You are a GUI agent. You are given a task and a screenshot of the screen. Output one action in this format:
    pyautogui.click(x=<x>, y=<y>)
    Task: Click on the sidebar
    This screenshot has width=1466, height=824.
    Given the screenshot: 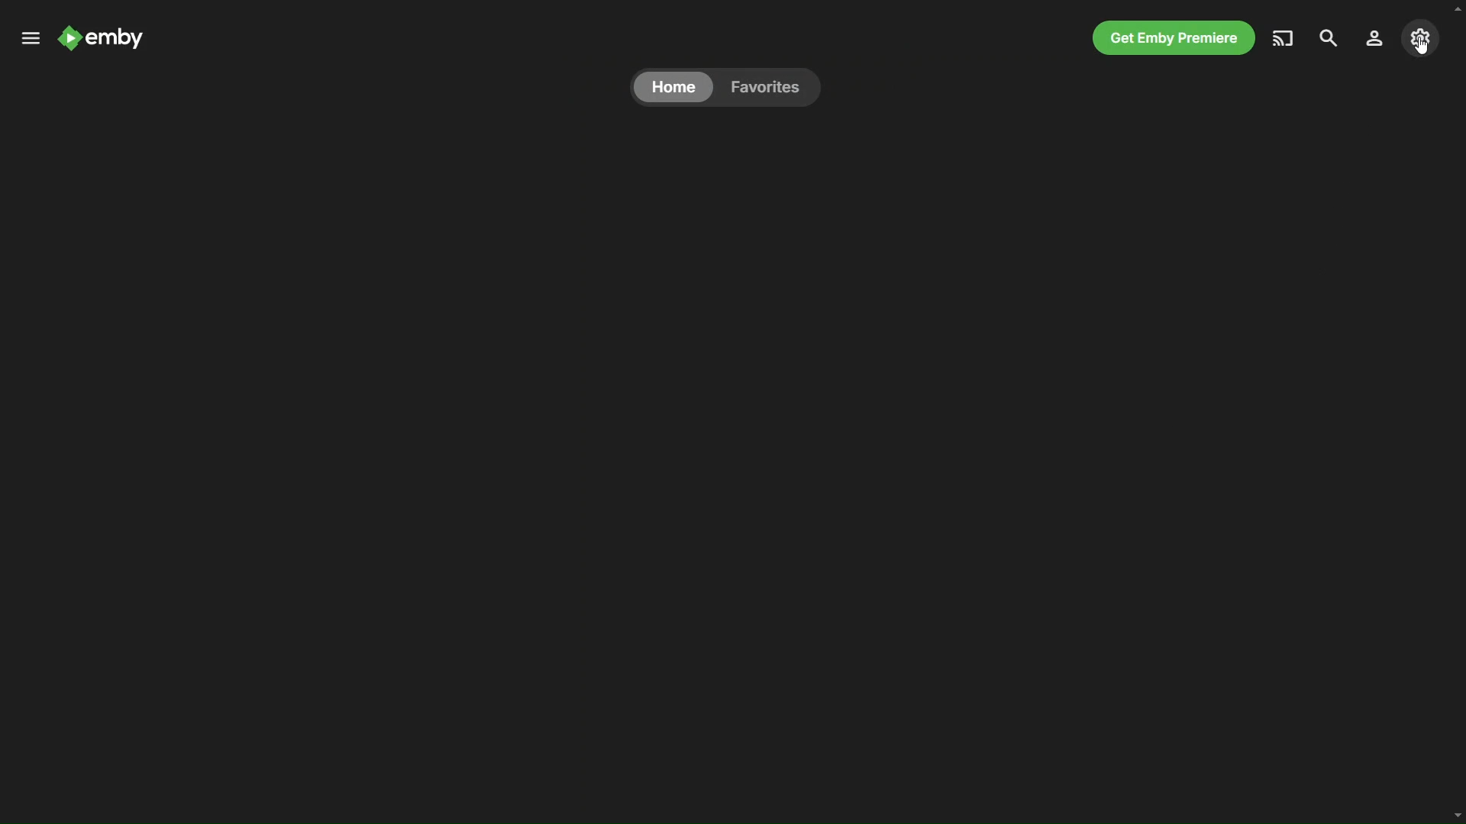 What is the action you would take?
    pyautogui.click(x=29, y=38)
    